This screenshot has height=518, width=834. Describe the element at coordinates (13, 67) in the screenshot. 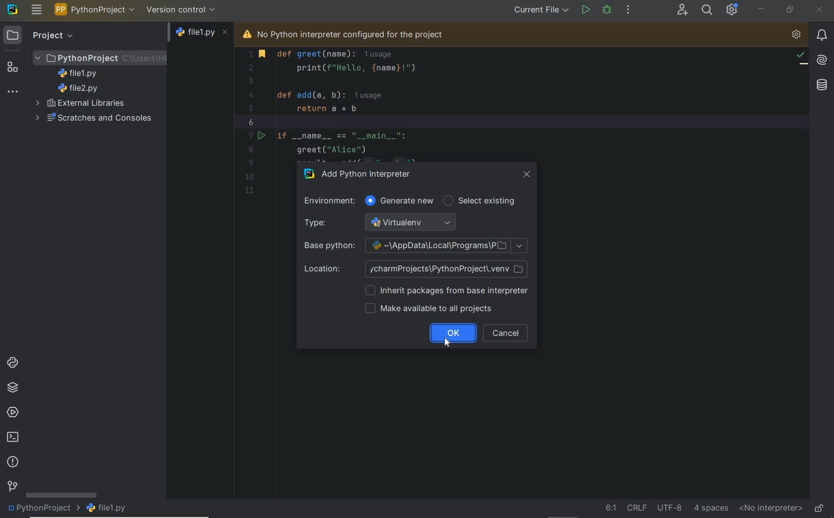

I see `structure` at that location.